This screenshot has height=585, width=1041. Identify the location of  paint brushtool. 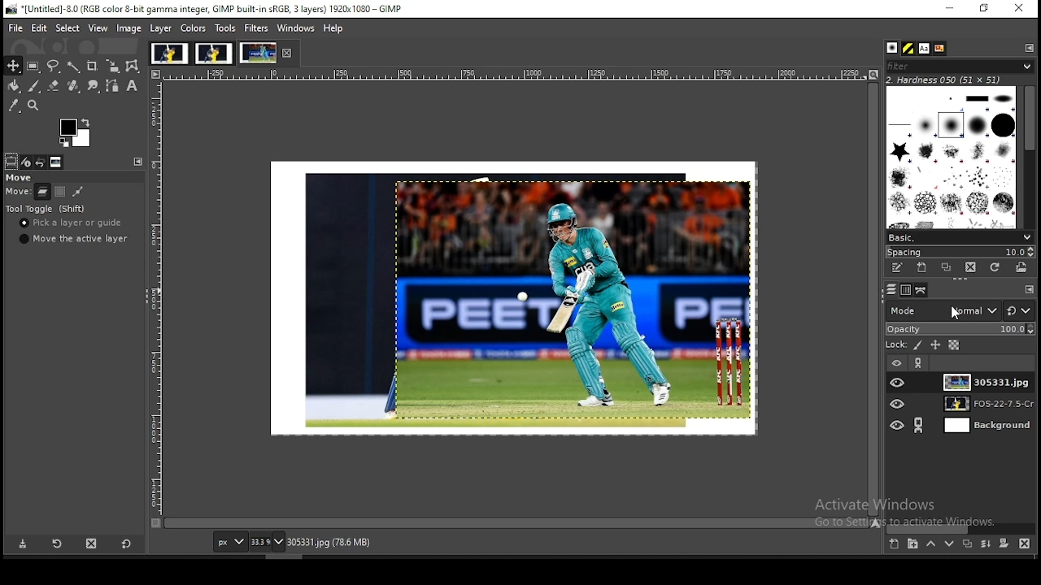
(34, 85).